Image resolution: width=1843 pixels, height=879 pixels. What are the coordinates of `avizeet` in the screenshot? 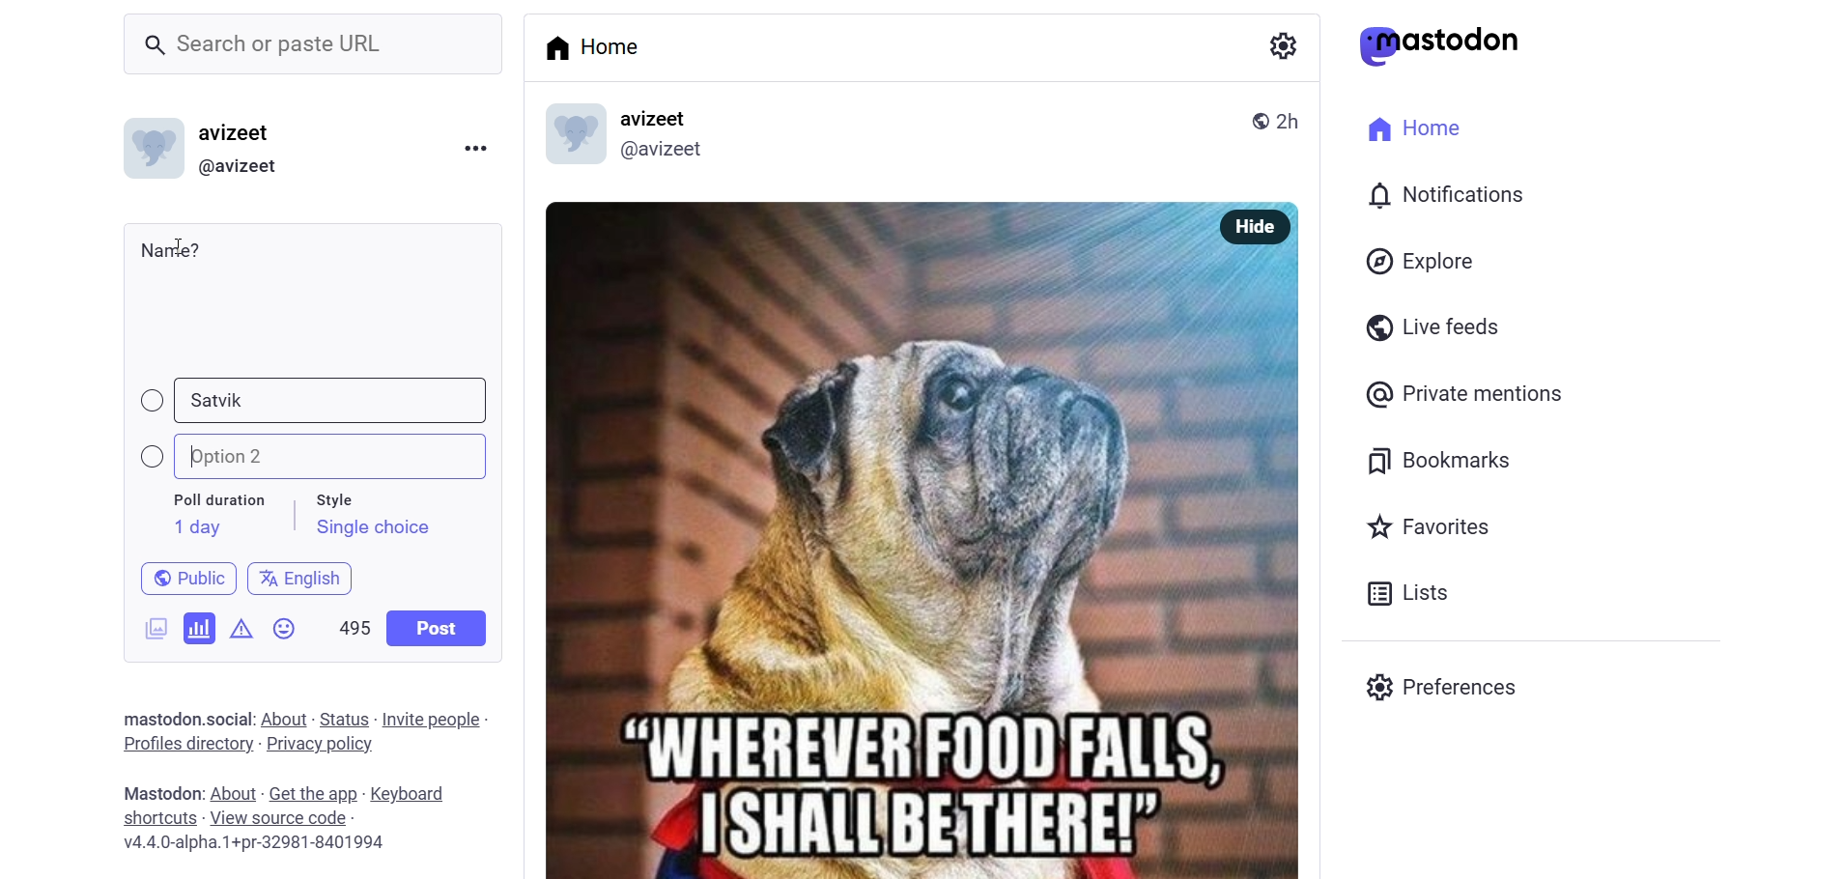 It's located at (659, 120).